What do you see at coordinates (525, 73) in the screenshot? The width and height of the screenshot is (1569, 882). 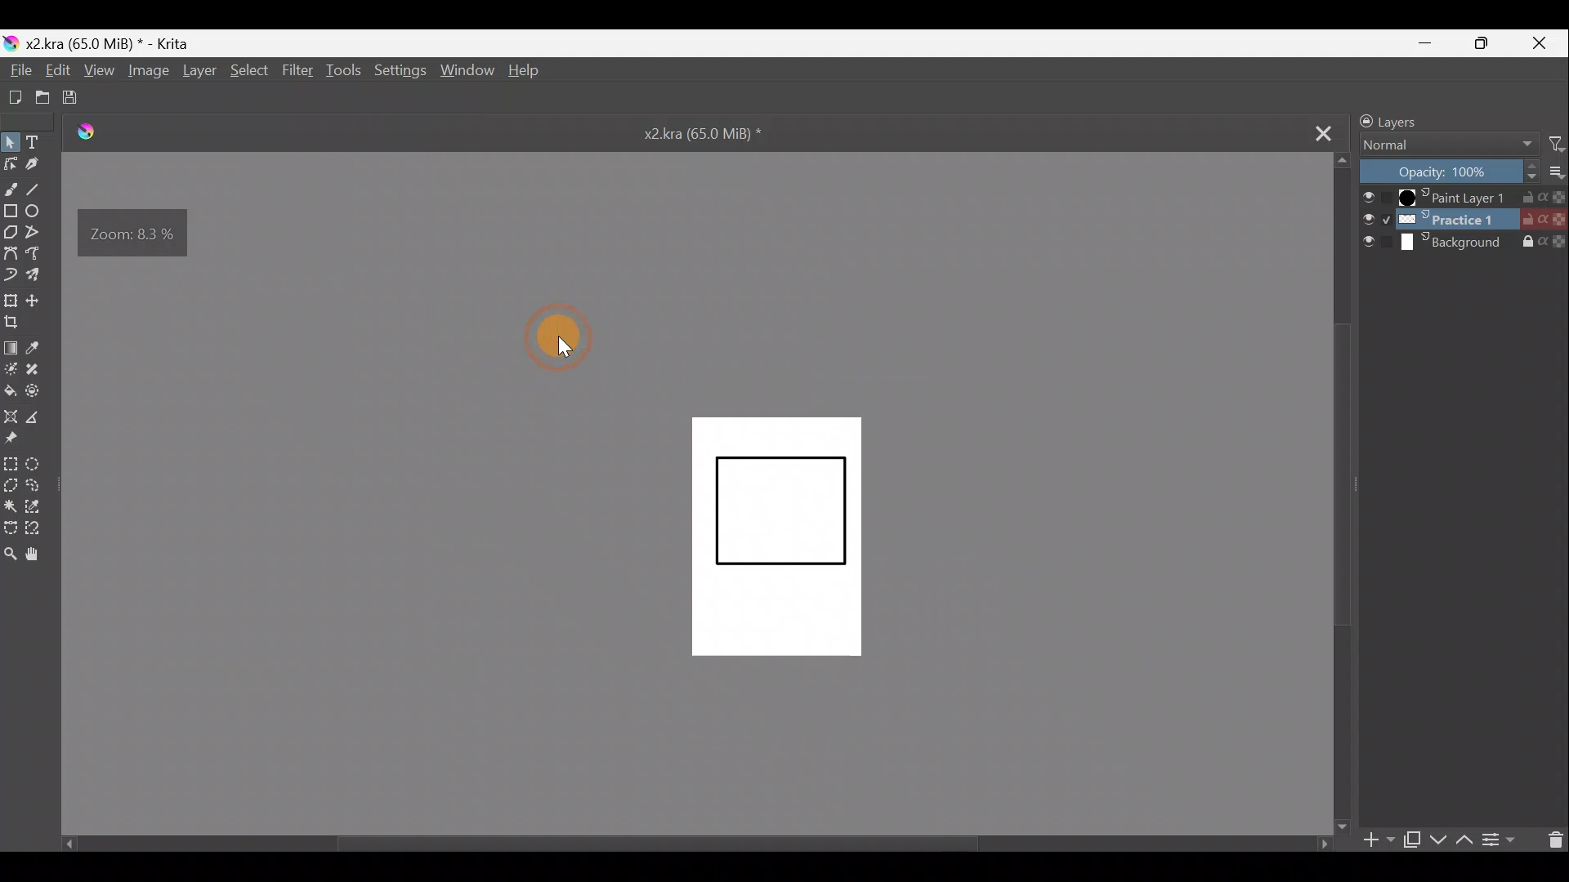 I see `Help` at bounding box center [525, 73].